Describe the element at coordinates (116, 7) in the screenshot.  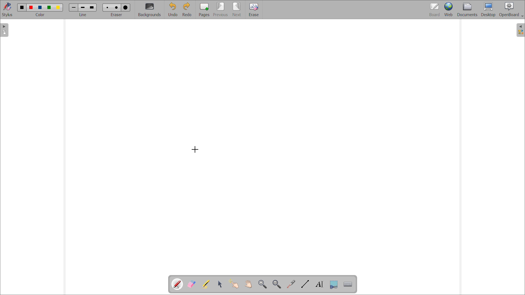
I see `Eraser size` at that location.